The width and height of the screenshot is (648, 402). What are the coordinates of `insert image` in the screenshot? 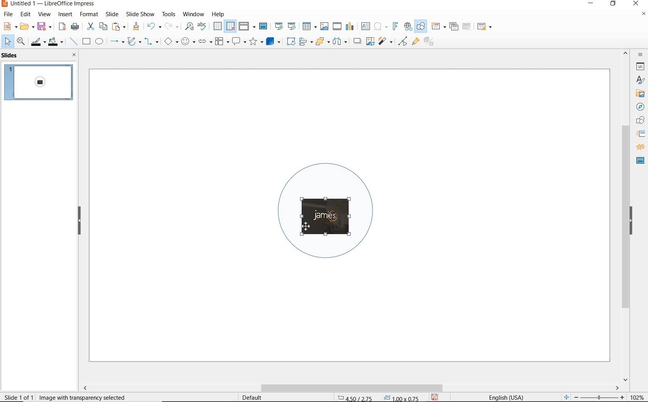 It's located at (324, 26).